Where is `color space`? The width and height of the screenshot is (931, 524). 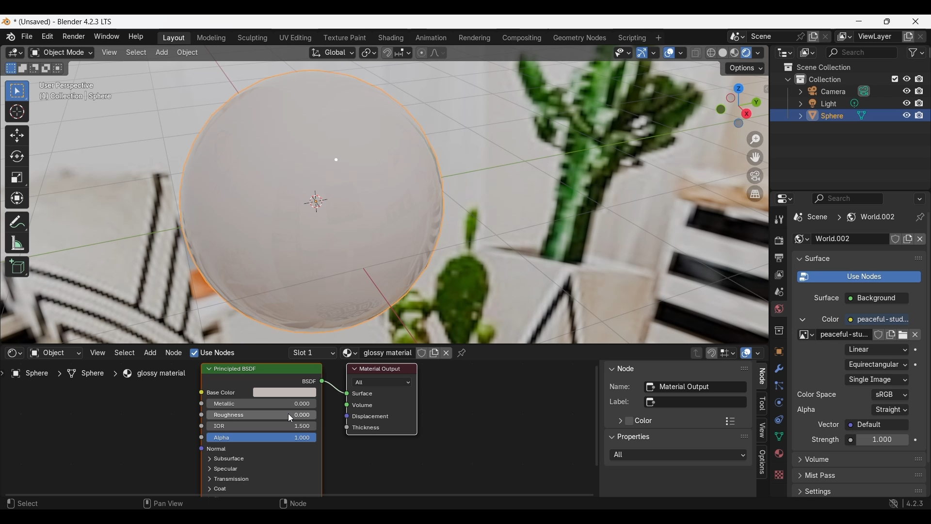
color space is located at coordinates (817, 394).